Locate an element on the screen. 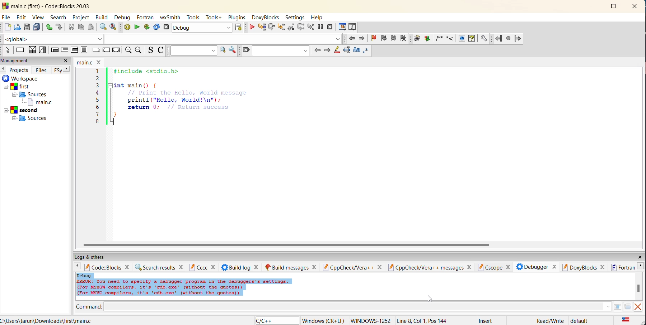 The height and width of the screenshot is (325, 646). vertical scroll bar is located at coordinates (639, 288).